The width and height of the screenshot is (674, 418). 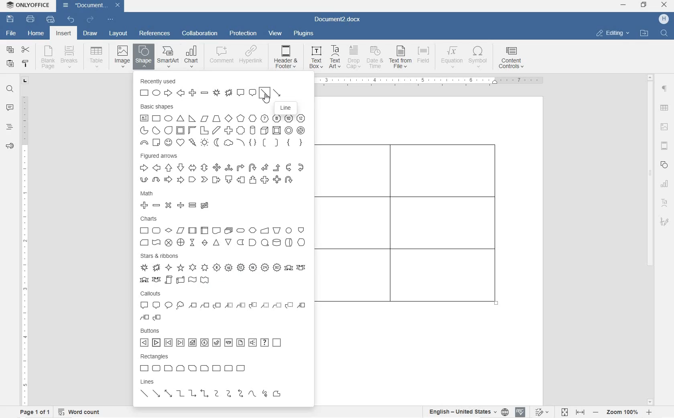 What do you see at coordinates (91, 6) in the screenshot?
I see `Document3.docx` at bounding box center [91, 6].